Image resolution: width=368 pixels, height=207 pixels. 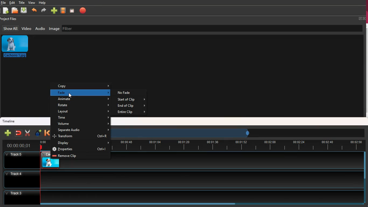 I want to click on help, so click(x=43, y=3).